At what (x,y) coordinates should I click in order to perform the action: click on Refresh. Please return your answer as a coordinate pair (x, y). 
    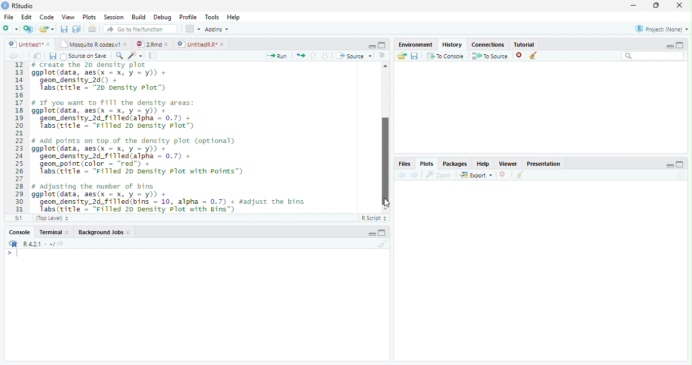
    Looking at the image, I should click on (683, 175).